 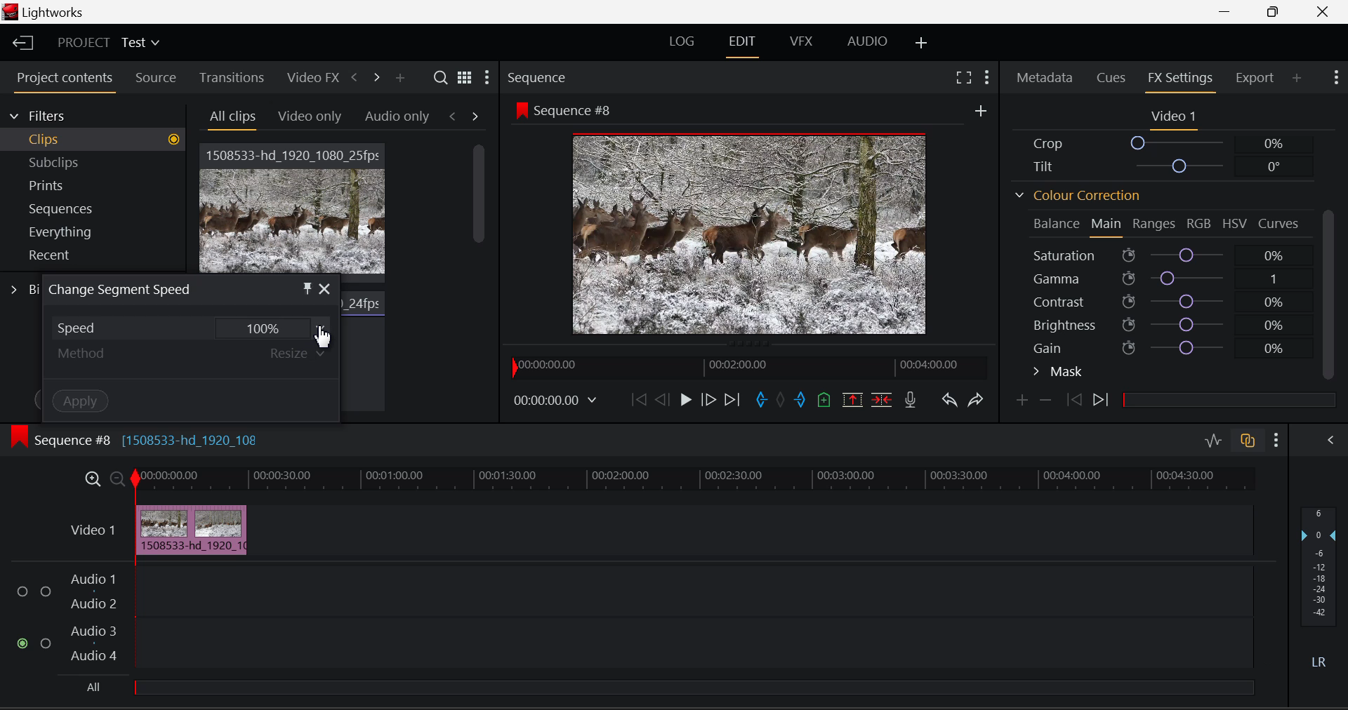 What do you see at coordinates (963, 79) in the screenshot?
I see `Full Screen` at bounding box center [963, 79].